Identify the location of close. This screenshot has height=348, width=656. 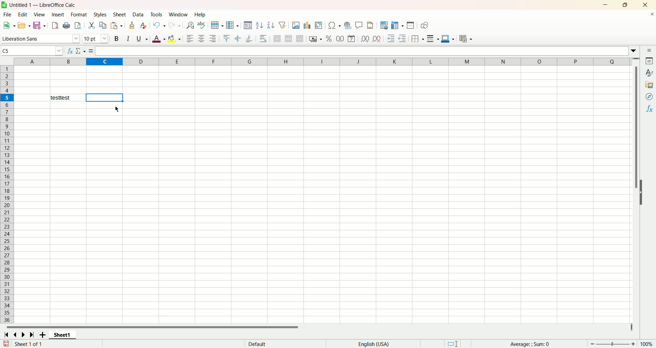
(650, 15).